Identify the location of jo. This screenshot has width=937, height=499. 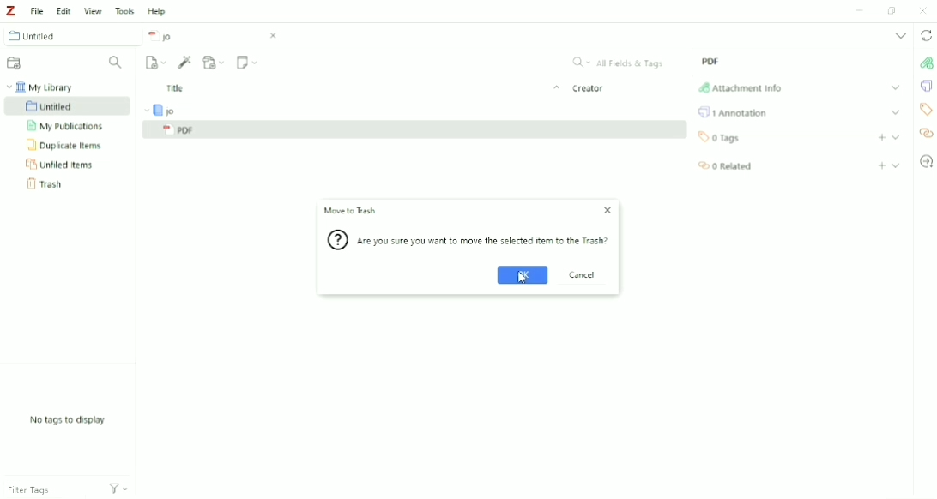
(213, 36).